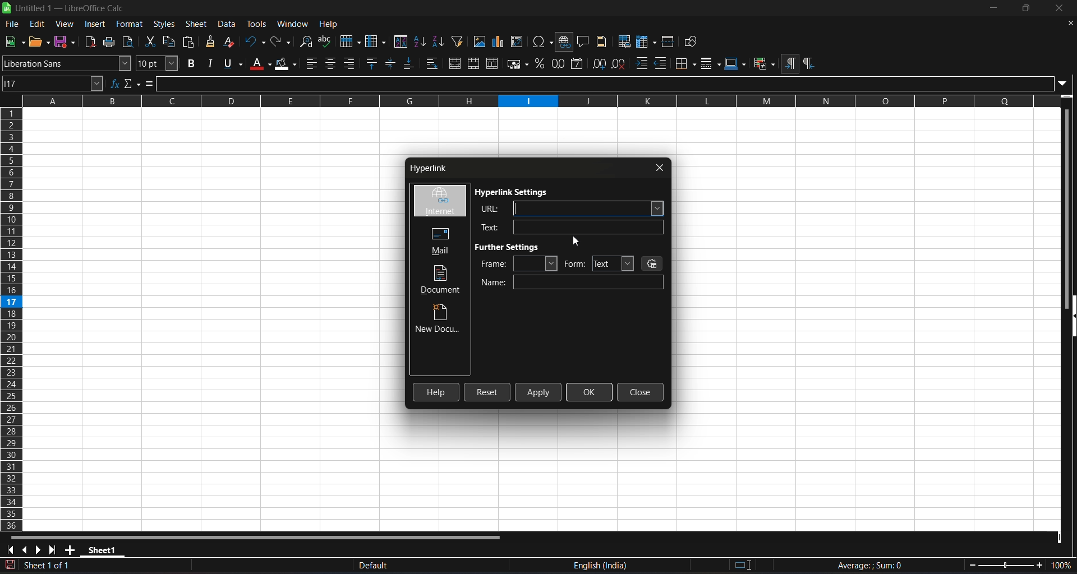  Describe the element at coordinates (620, 64) in the screenshot. I see `remove decimal place` at that location.